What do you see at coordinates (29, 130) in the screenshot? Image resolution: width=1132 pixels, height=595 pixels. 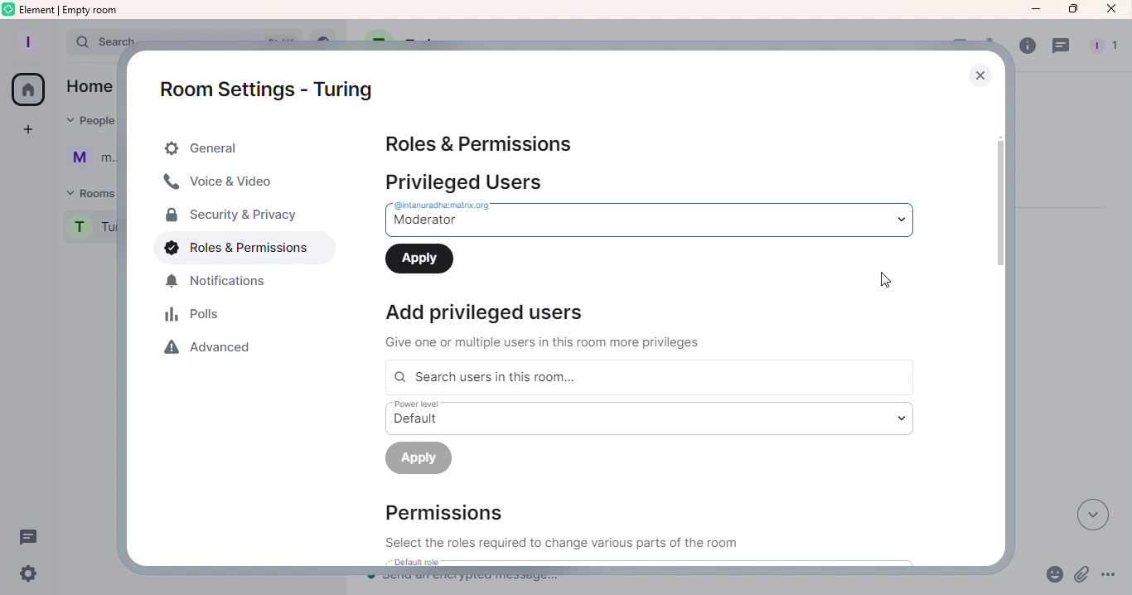 I see `Create space` at bounding box center [29, 130].